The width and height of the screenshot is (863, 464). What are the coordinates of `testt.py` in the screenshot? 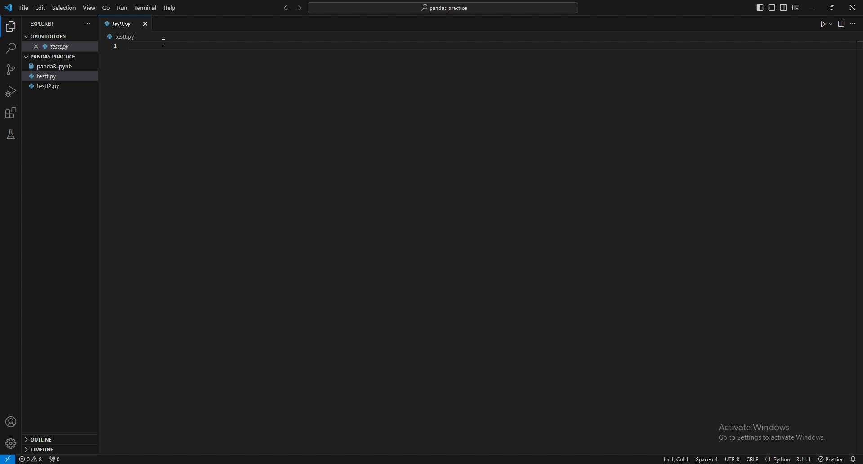 It's located at (121, 37).